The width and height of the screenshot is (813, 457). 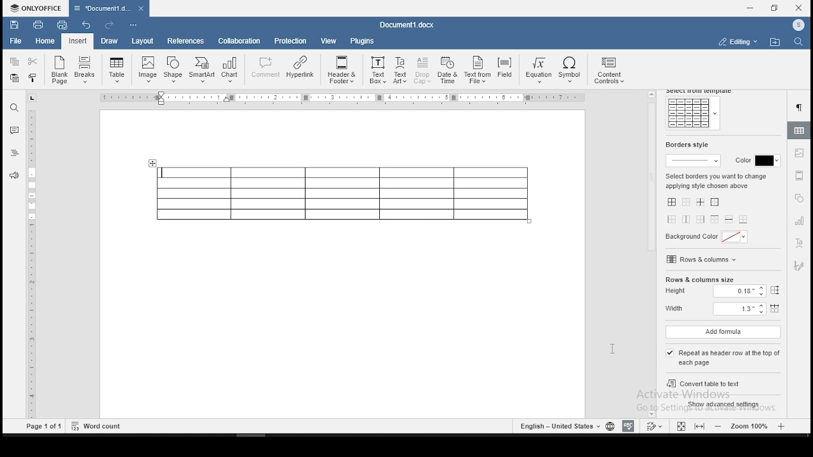 I want to click on text art settings, so click(x=799, y=244).